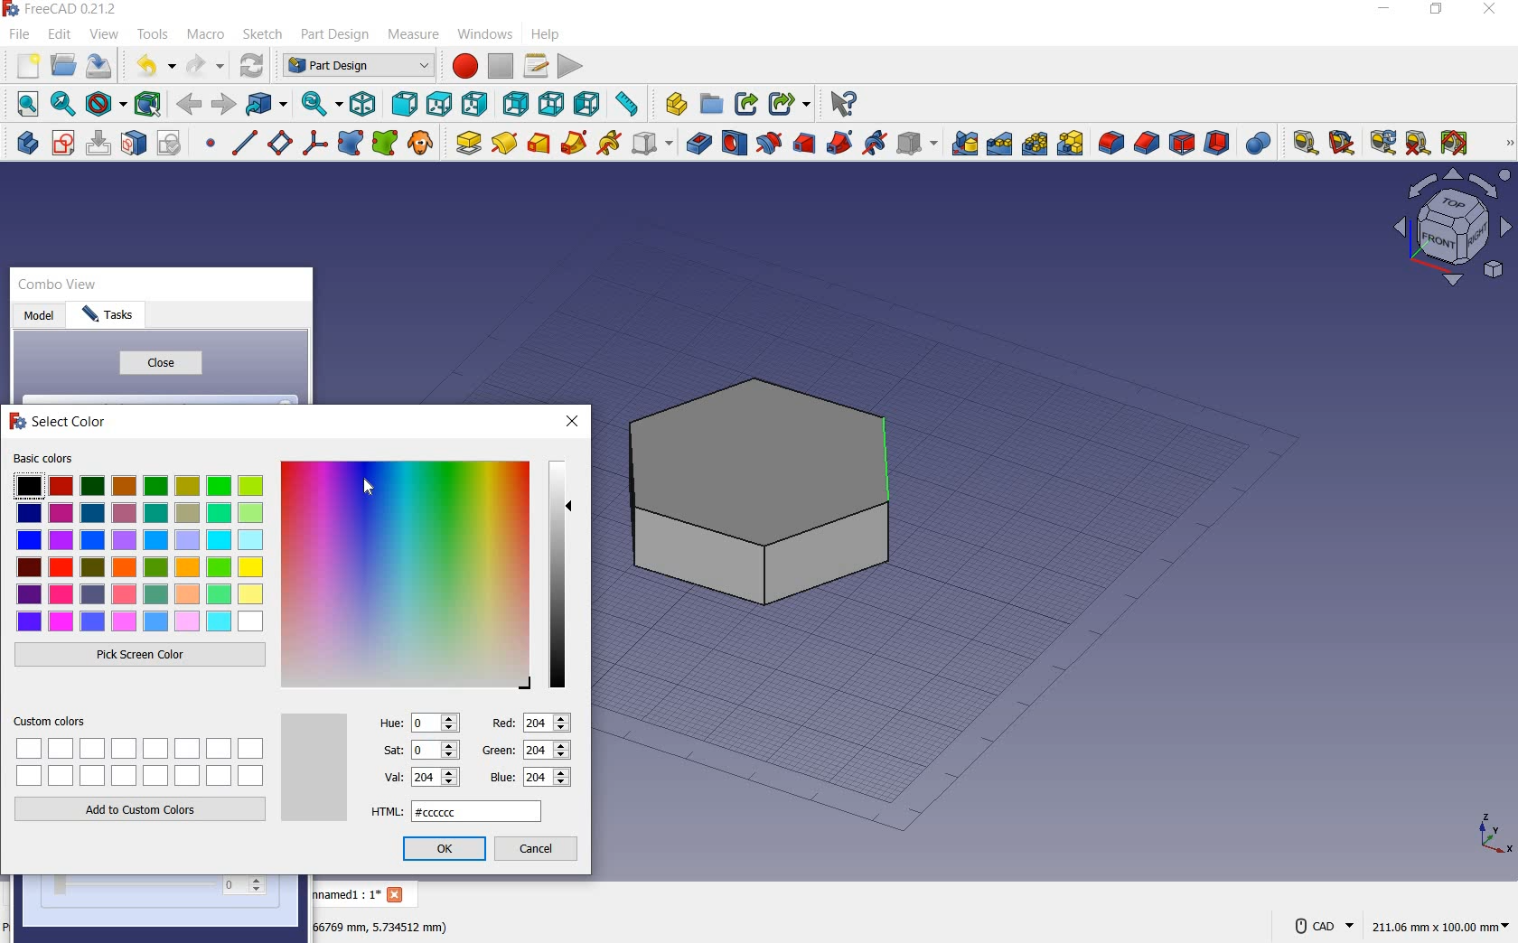  I want to click on create an additive primitive, so click(651, 143).